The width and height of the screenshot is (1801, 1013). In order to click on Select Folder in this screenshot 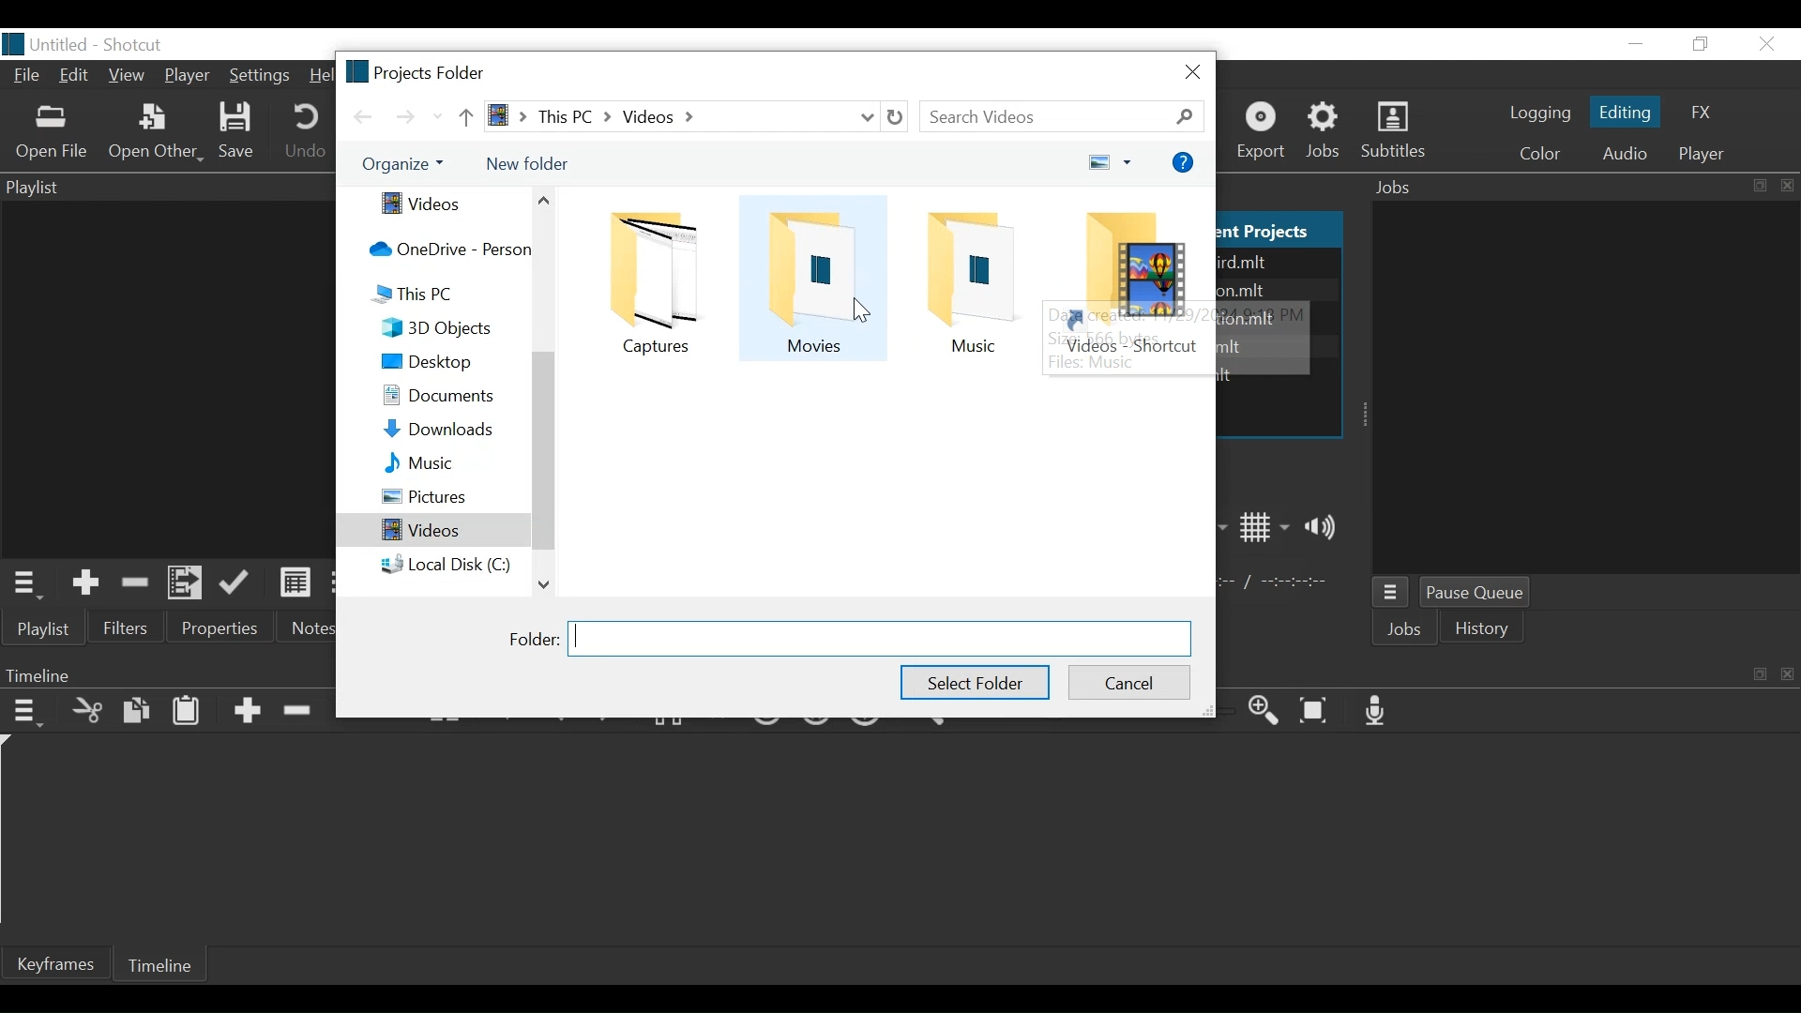, I will do `click(976, 681)`.